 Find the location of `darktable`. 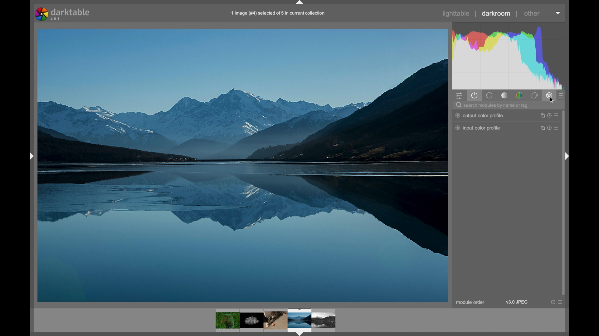

darktable is located at coordinates (62, 13).